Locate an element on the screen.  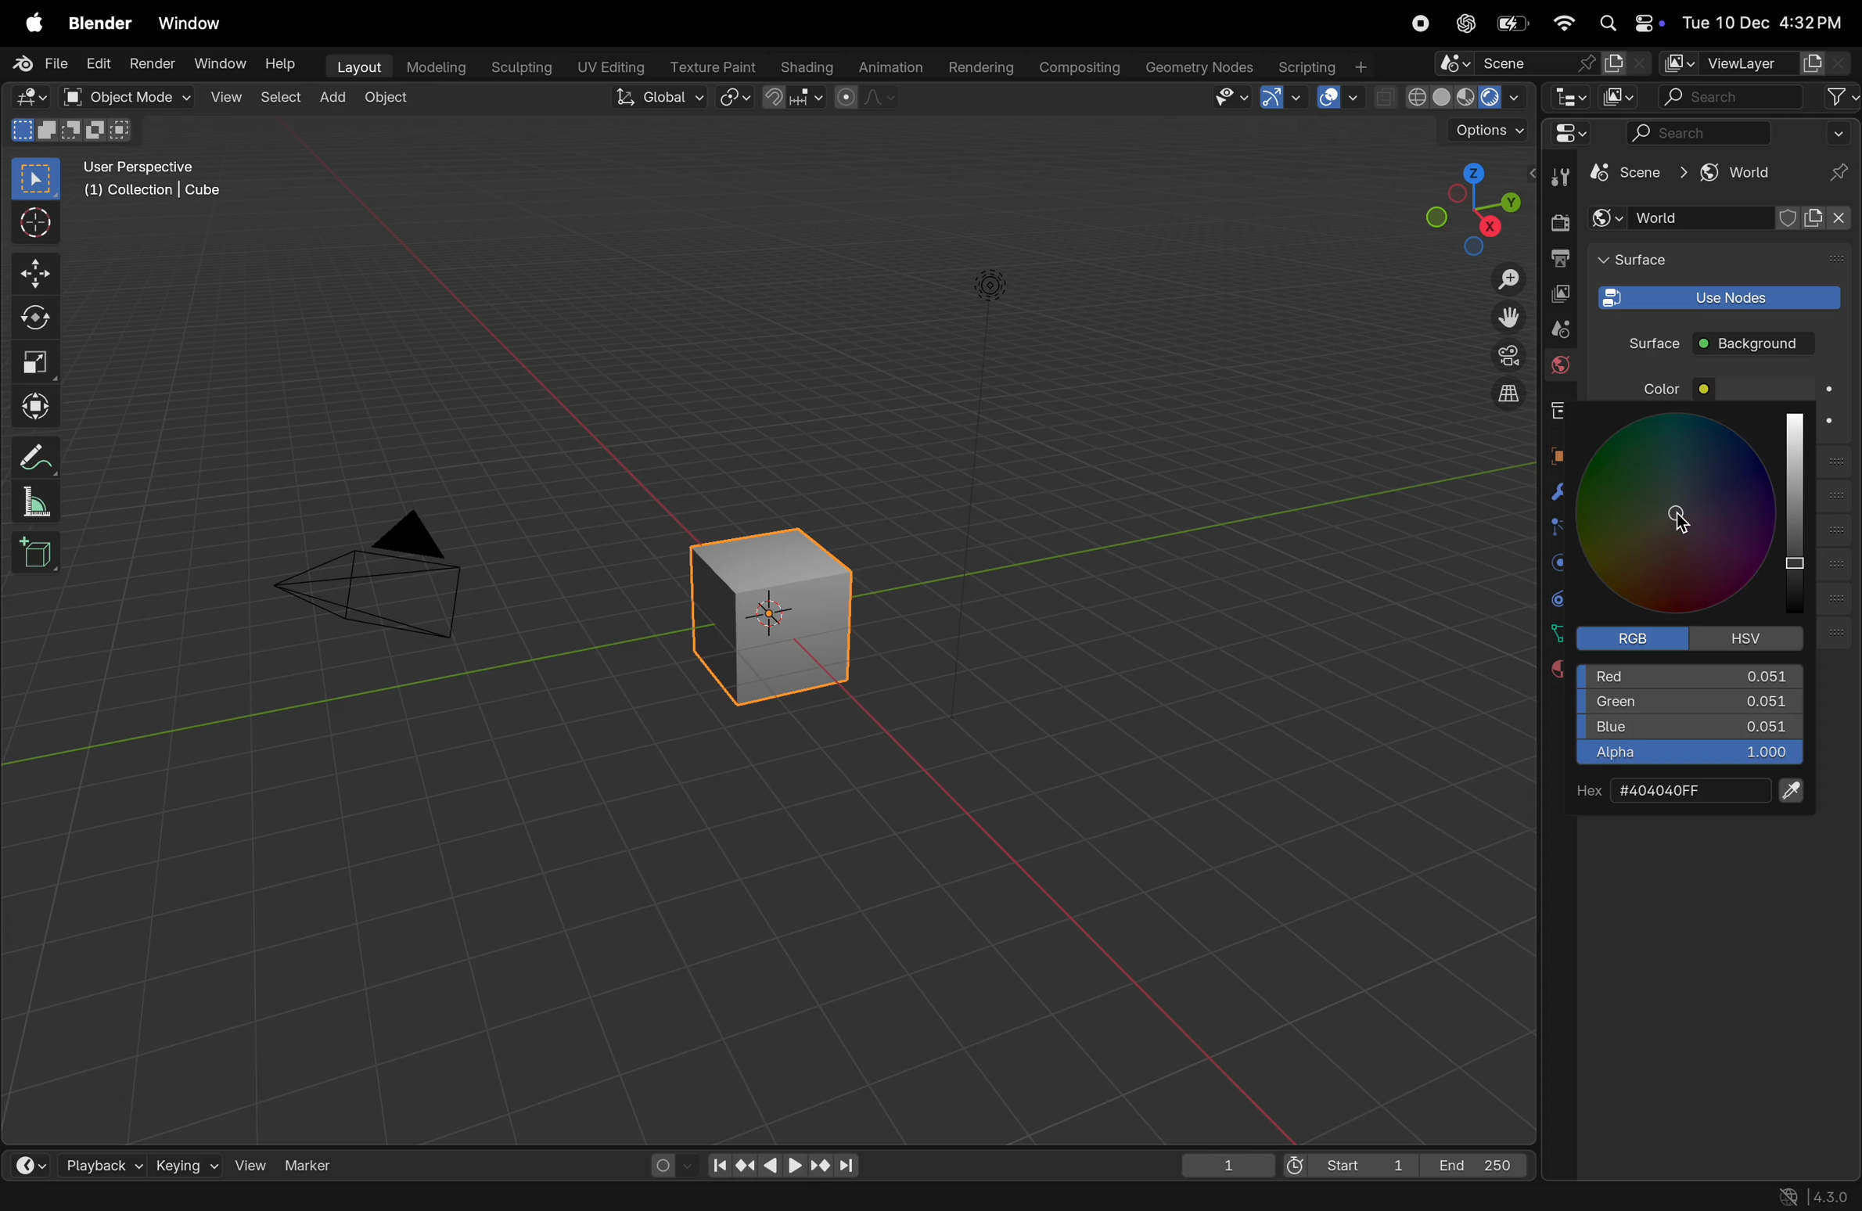
Object is located at coordinates (389, 99).